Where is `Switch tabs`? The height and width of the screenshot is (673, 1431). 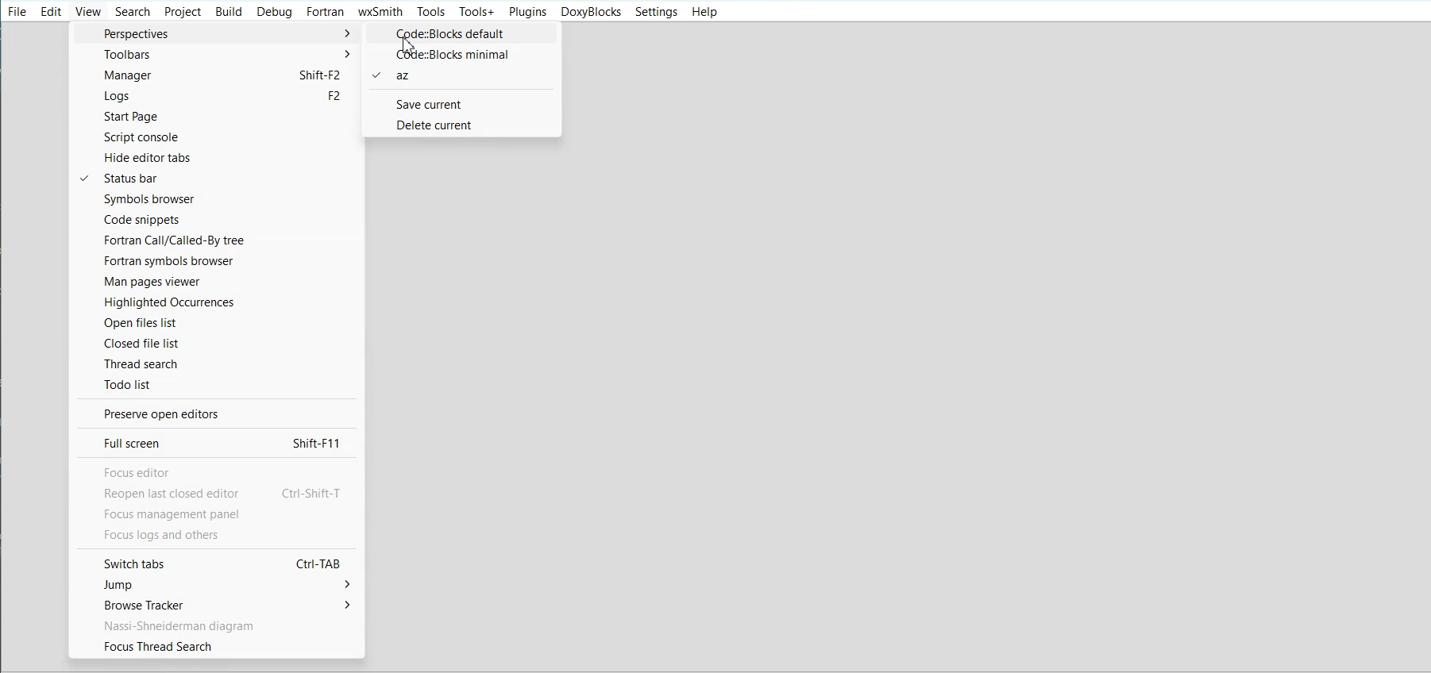
Switch tabs is located at coordinates (220, 564).